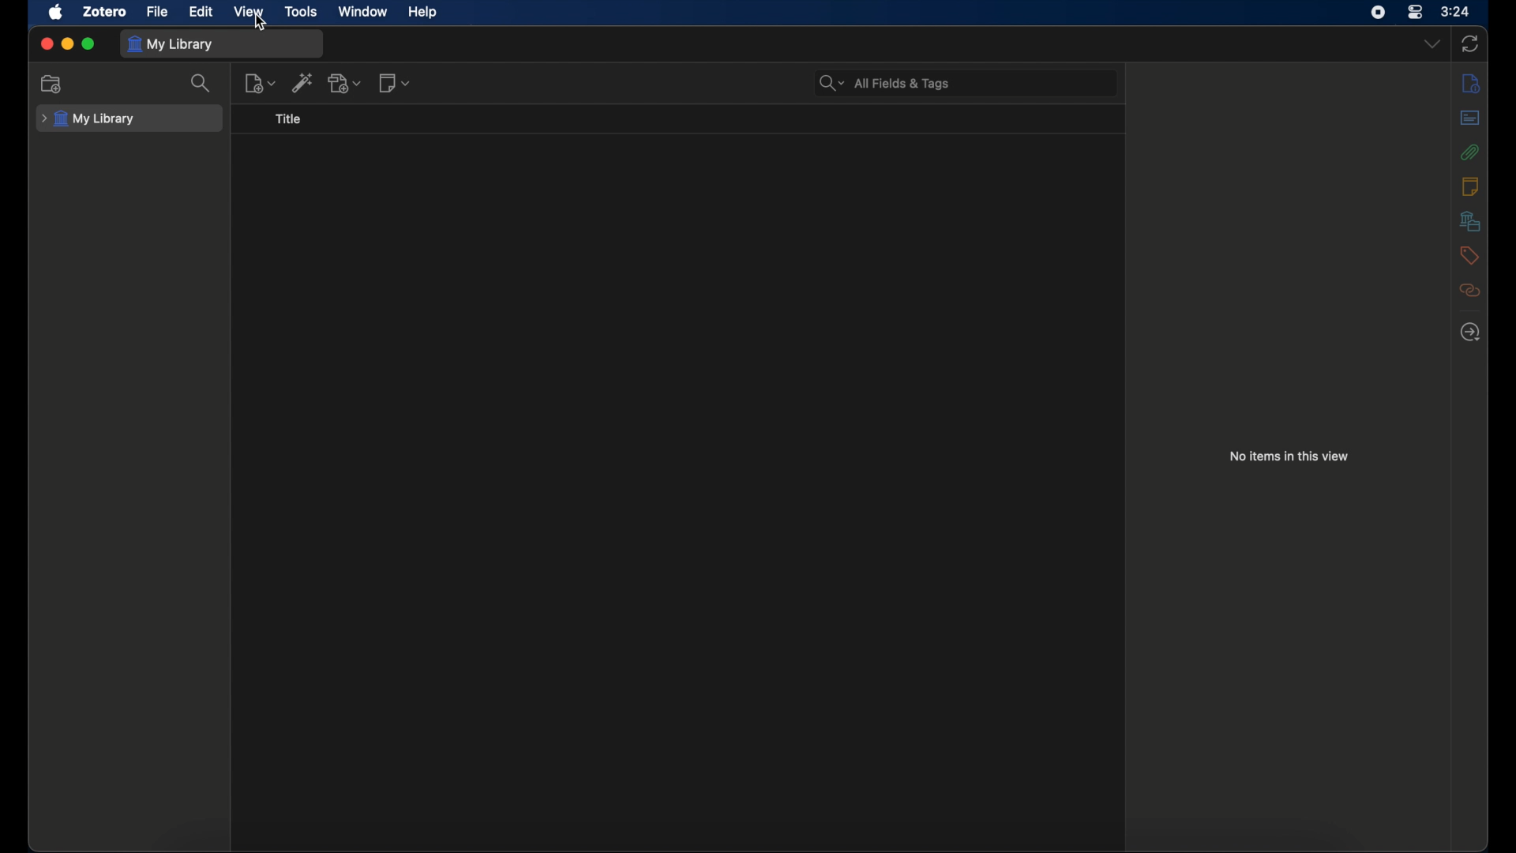  Describe the element at coordinates (46, 43) in the screenshot. I see `close` at that location.